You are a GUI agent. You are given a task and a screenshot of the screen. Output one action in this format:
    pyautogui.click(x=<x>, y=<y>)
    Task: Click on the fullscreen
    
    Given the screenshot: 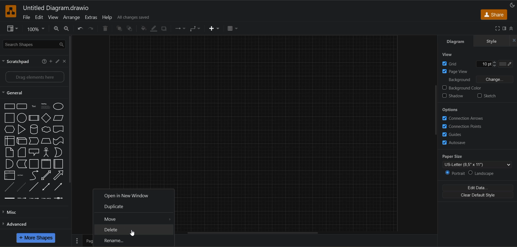 What is the action you would take?
    pyautogui.click(x=497, y=28)
    